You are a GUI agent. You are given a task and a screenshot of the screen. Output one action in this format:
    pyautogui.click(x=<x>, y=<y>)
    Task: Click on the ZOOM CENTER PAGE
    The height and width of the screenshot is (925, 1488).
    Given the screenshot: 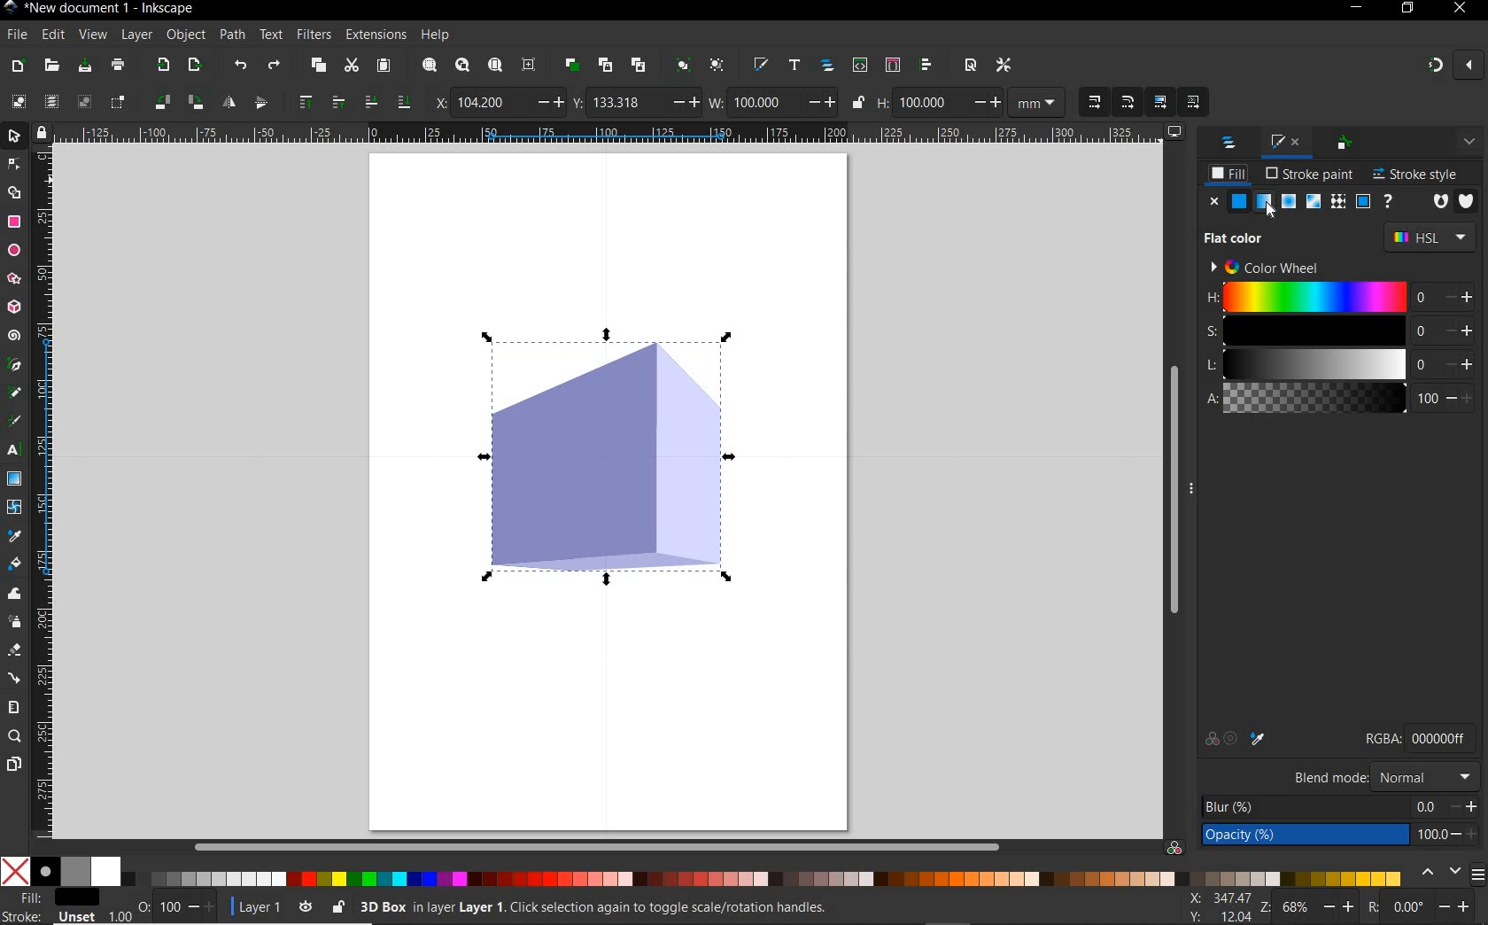 What is the action you would take?
    pyautogui.click(x=530, y=64)
    